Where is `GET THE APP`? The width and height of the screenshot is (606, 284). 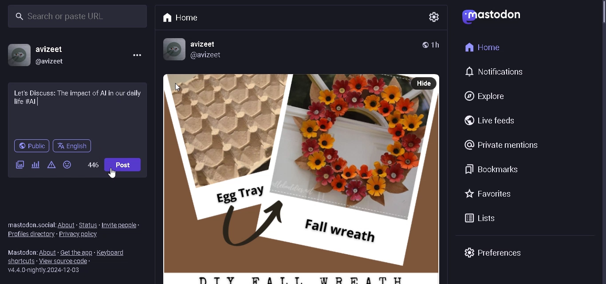 GET THE APP is located at coordinates (76, 252).